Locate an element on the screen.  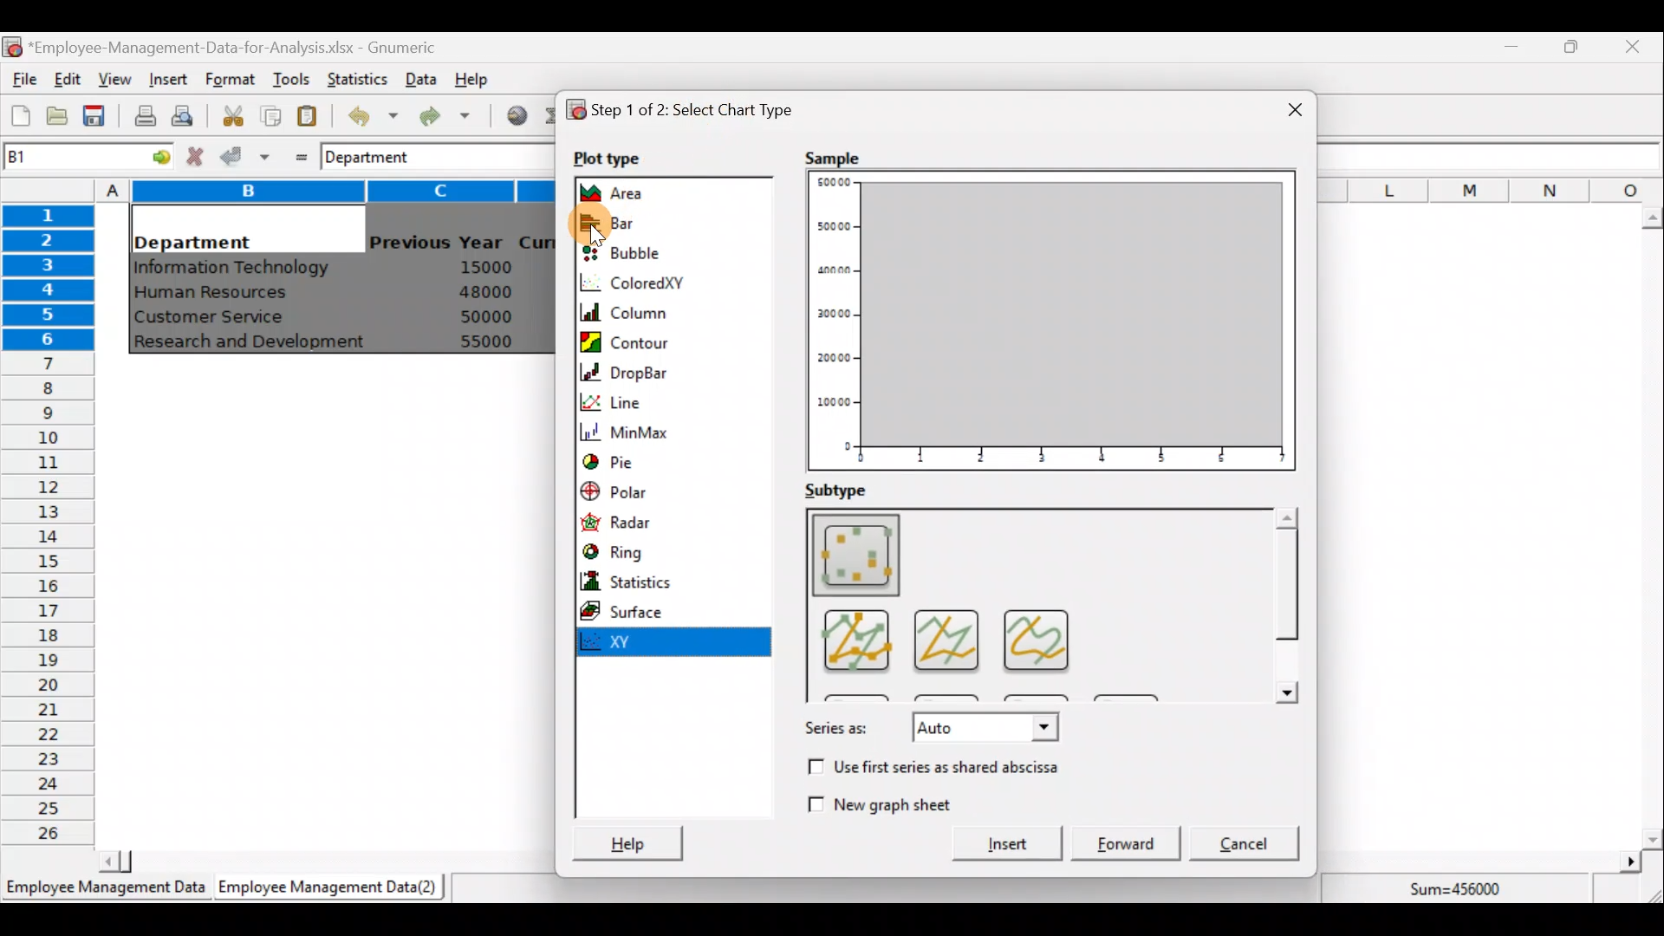
Subtype is located at coordinates (849, 491).